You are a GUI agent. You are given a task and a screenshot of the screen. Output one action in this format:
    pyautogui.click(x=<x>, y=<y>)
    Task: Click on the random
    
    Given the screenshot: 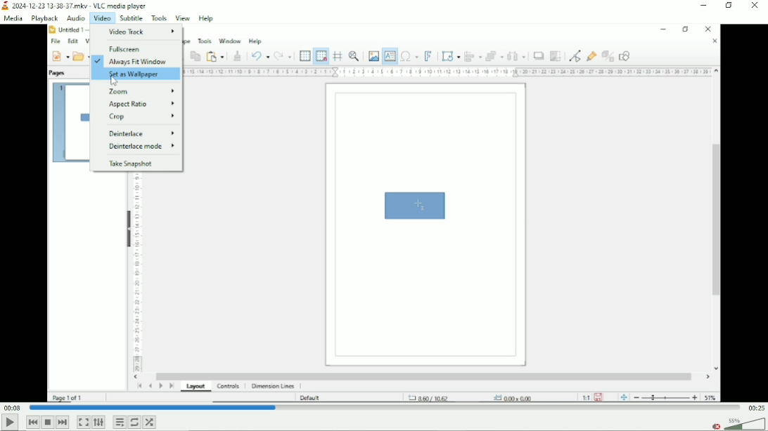 What is the action you would take?
    pyautogui.click(x=150, y=422)
    